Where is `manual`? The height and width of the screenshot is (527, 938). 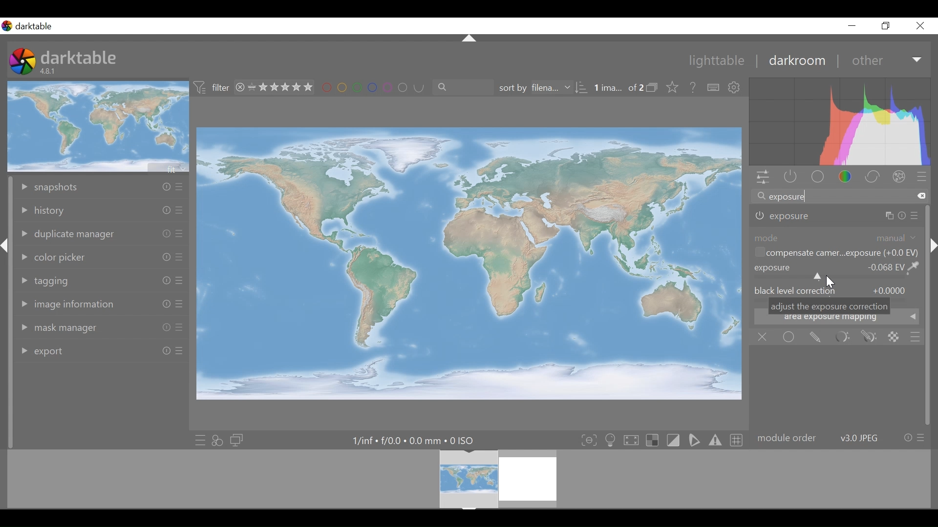 manual is located at coordinates (895, 238).